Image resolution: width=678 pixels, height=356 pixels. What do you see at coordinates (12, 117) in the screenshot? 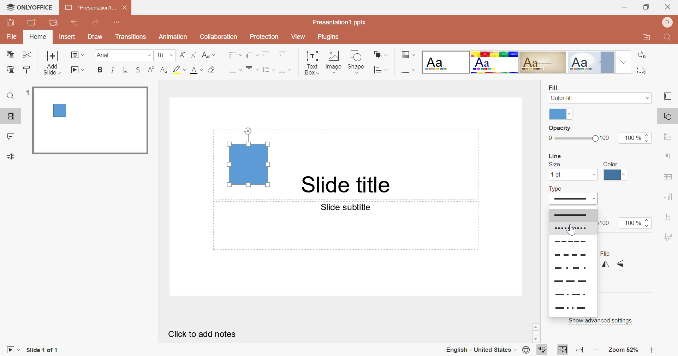
I see `Slides` at bounding box center [12, 117].